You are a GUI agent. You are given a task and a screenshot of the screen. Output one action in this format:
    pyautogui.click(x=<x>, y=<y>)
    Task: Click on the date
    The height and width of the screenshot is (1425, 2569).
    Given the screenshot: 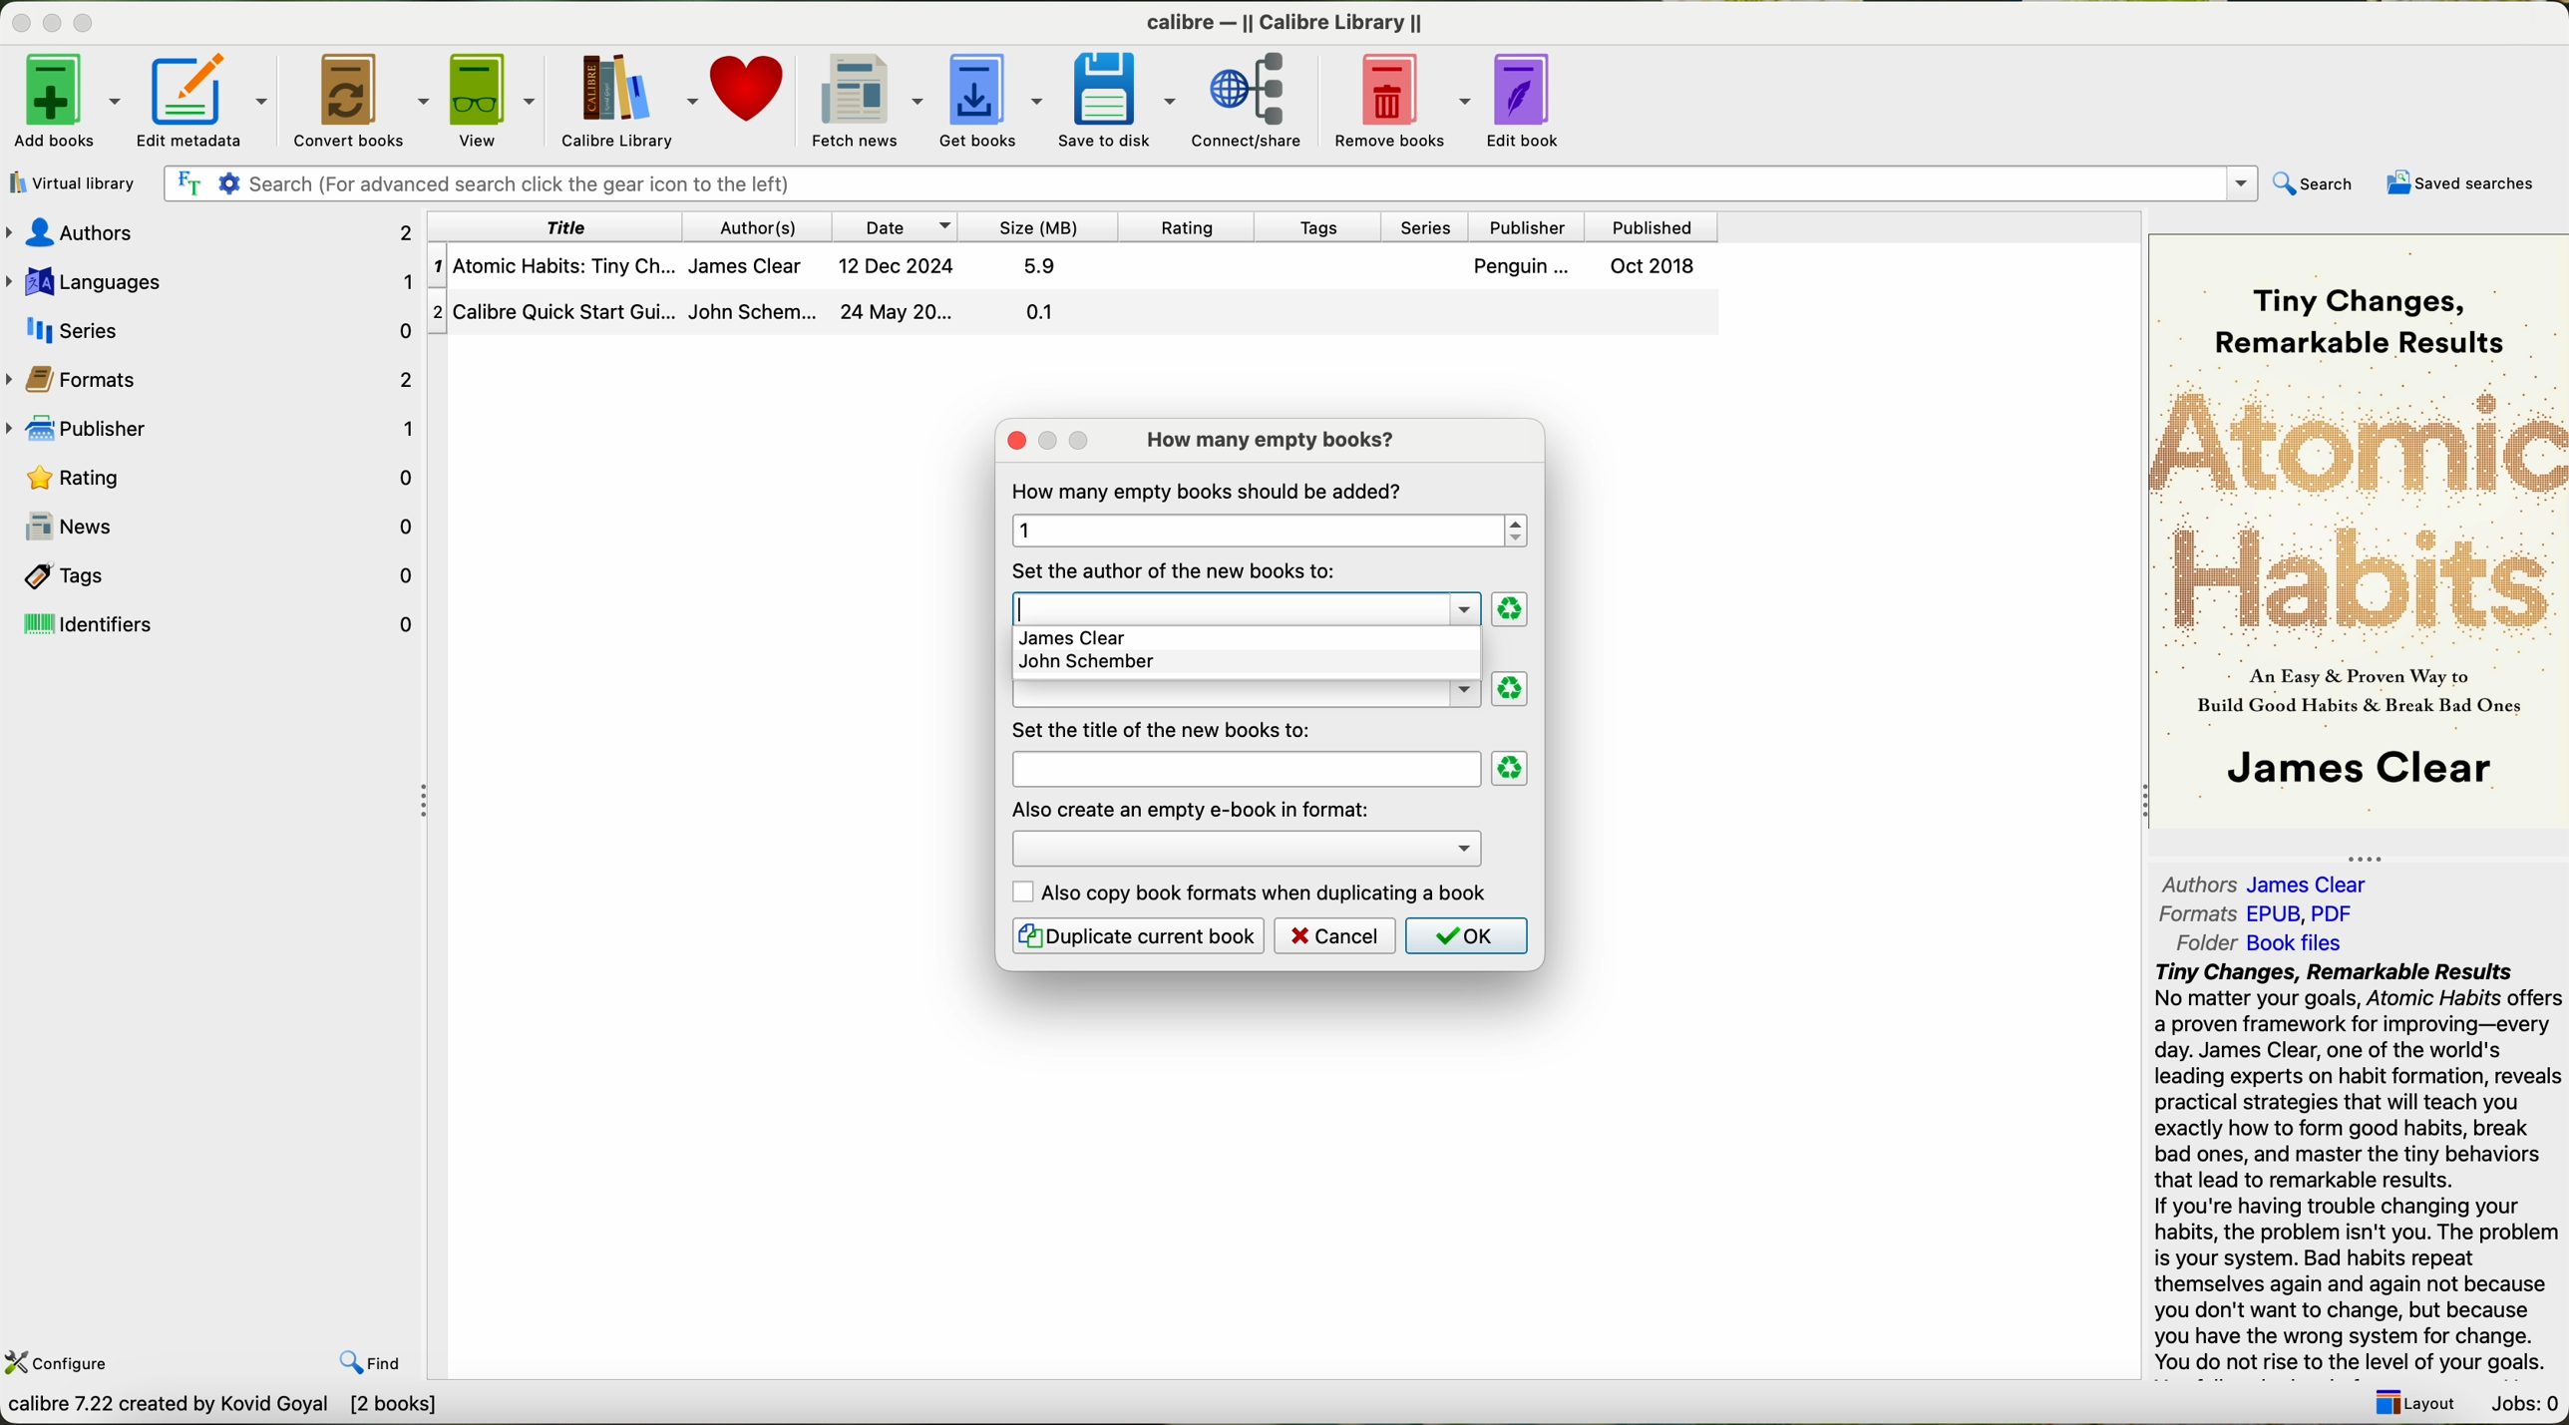 What is the action you would take?
    pyautogui.click(x=899, y=226)
    